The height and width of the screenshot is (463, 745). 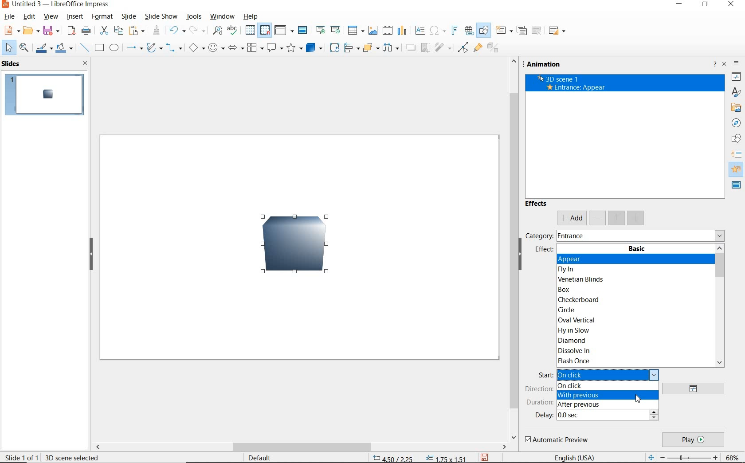 What do you see at coordinates (736, 78) in the screenshot?
I see `PROPERTIES` at bounding box center [736, 78].